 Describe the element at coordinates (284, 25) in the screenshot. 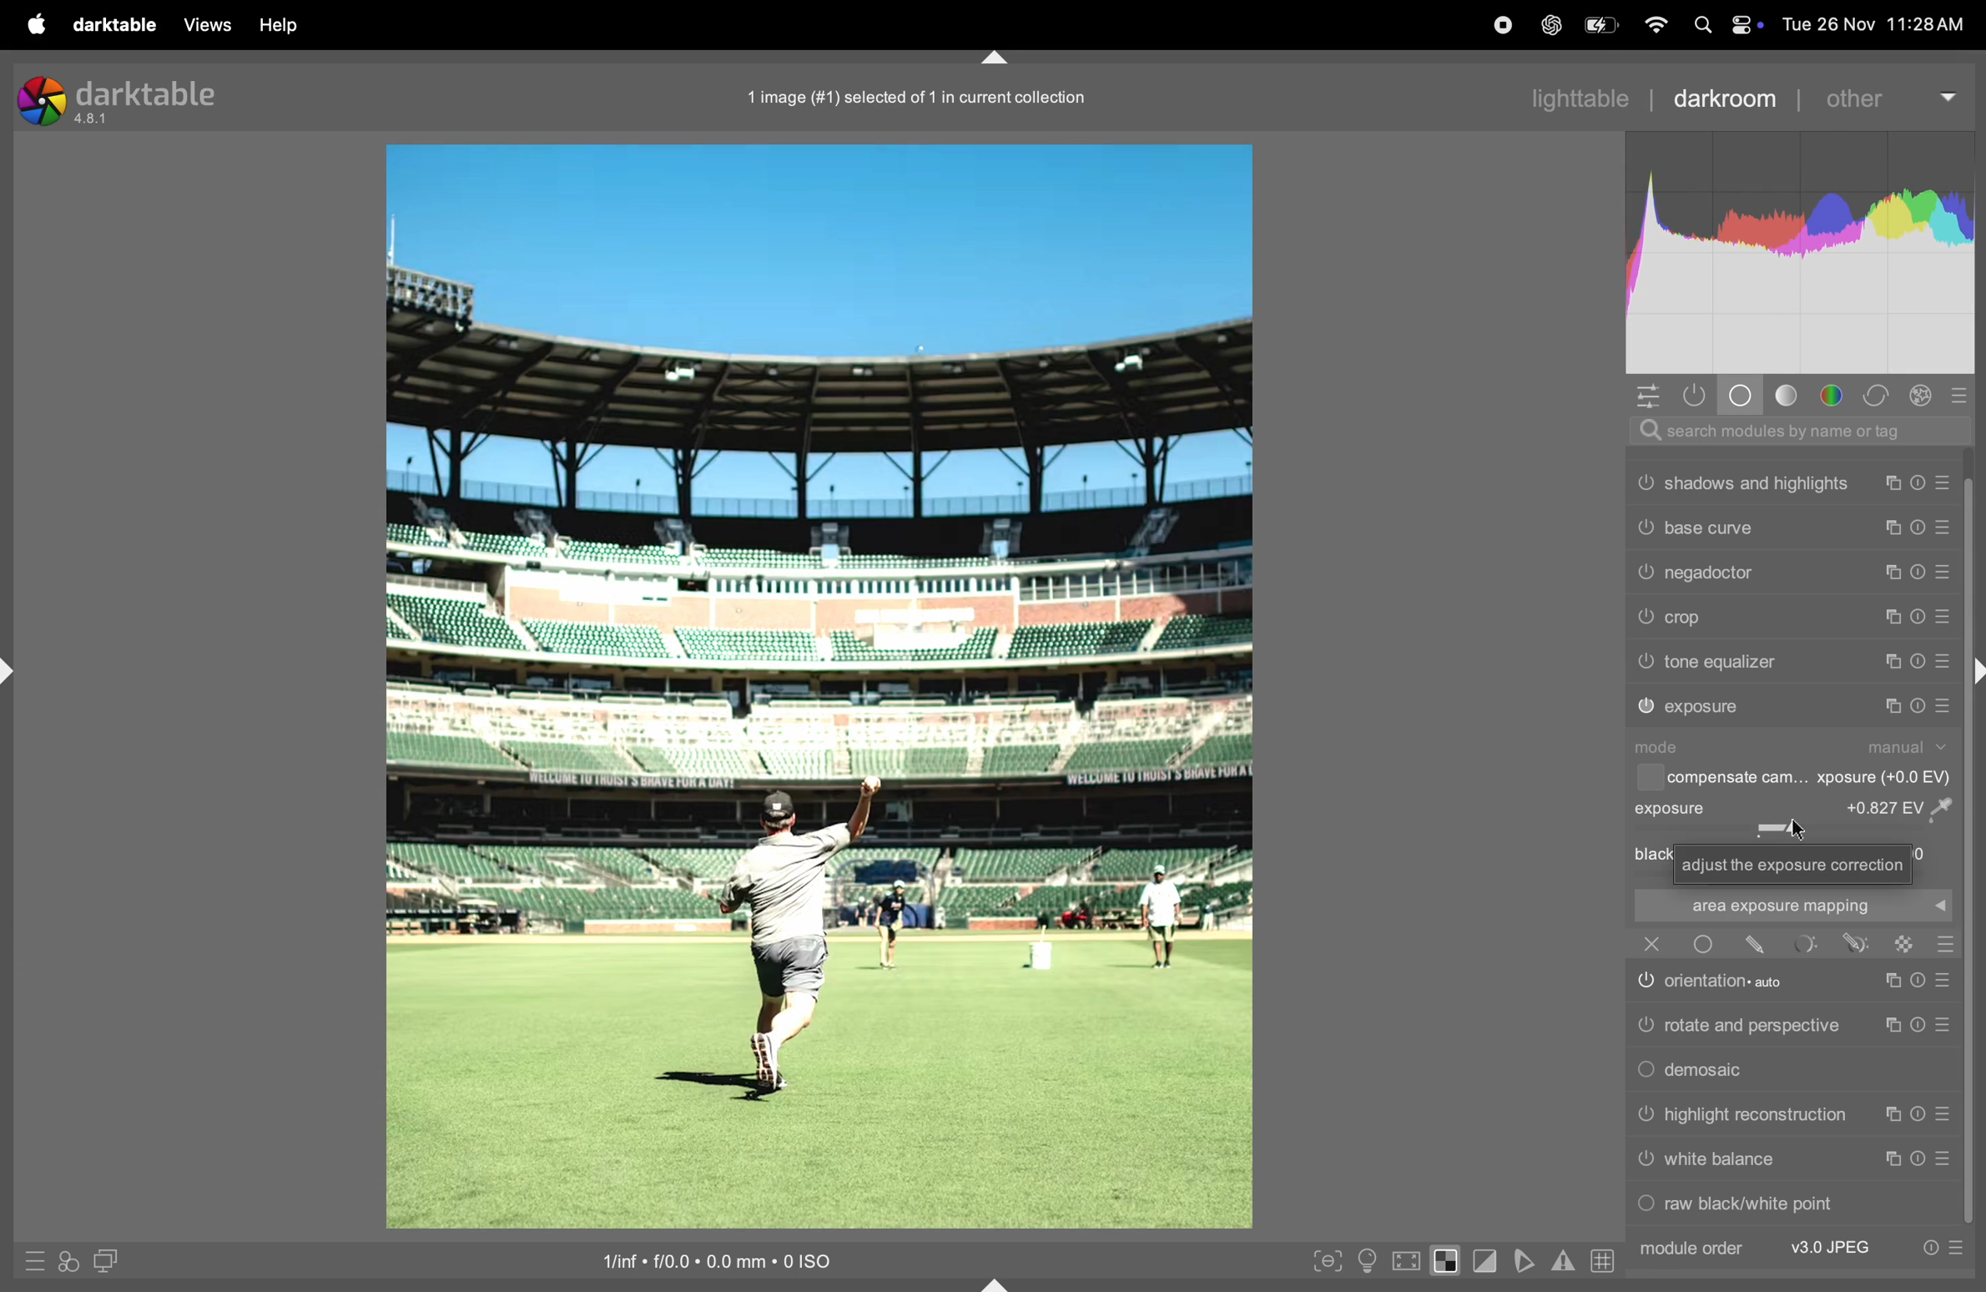

I see `help` at that location.